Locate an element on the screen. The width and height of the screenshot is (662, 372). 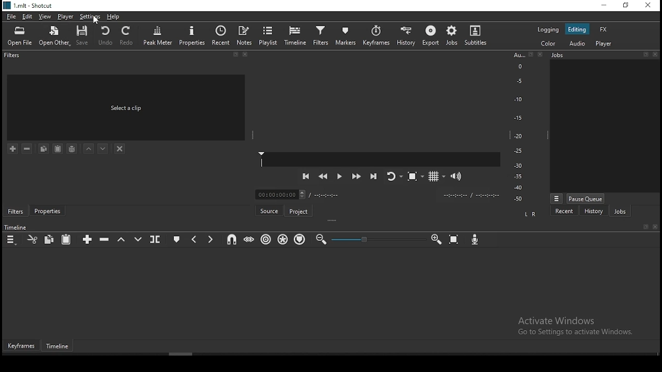
view is located at coordinates (46, 17).